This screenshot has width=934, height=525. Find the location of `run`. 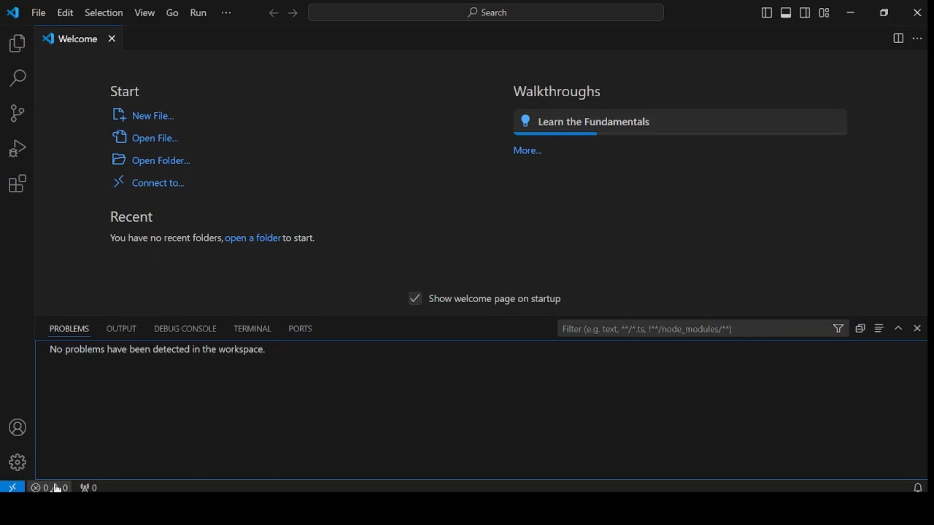

run is located at coordinates (198, 13).